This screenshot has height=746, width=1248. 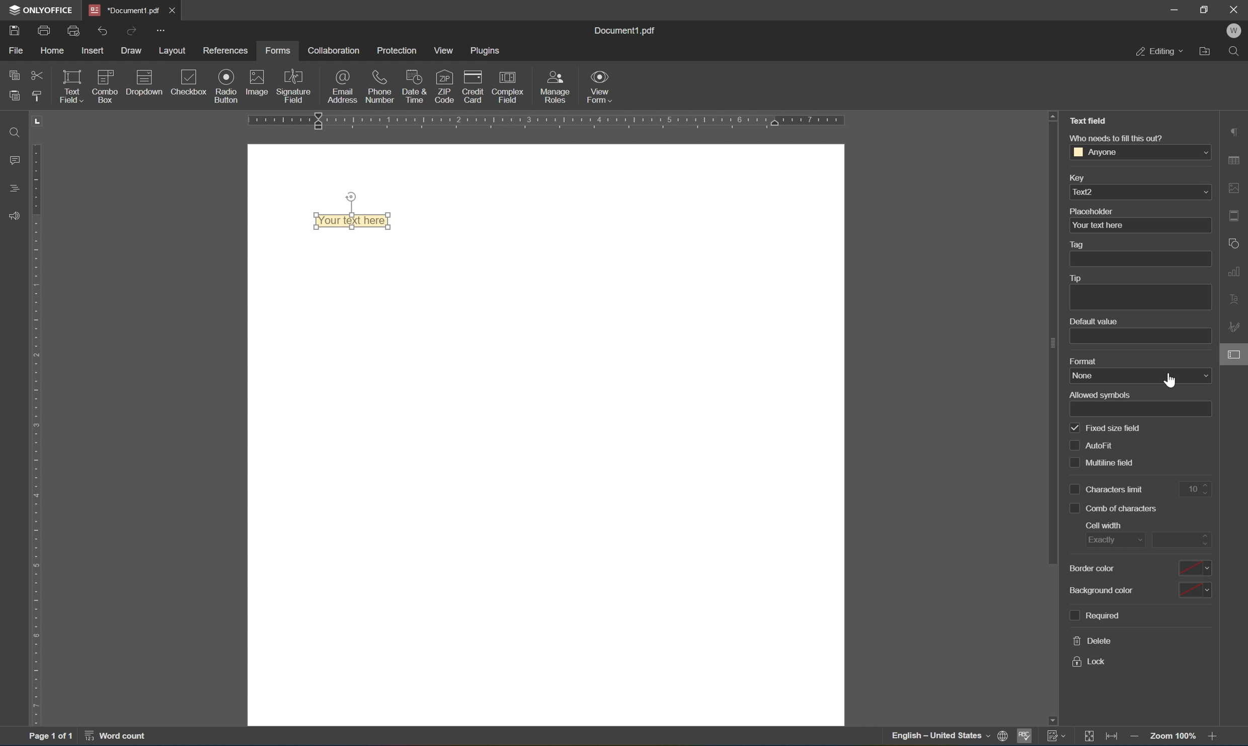 What do you see at coordinates (474, 85) in the screenshot?
I see `credit card` at bounding box center [474, 85].